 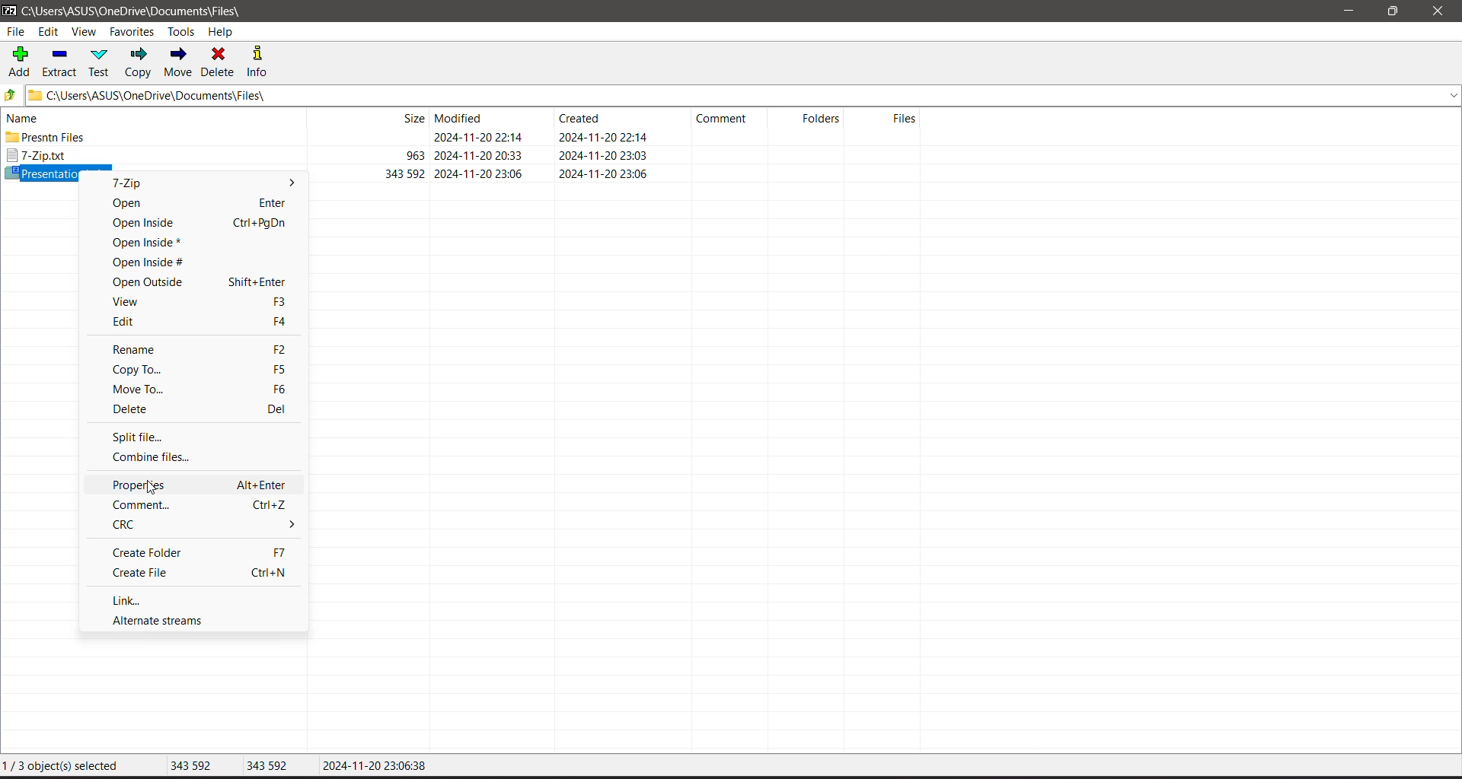 I want to click on More options, so click(x=286, y=185).